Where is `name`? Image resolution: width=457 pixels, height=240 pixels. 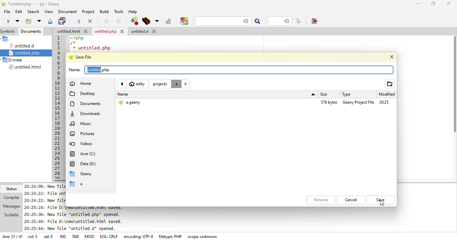
name is located at coordinates (123, 94).